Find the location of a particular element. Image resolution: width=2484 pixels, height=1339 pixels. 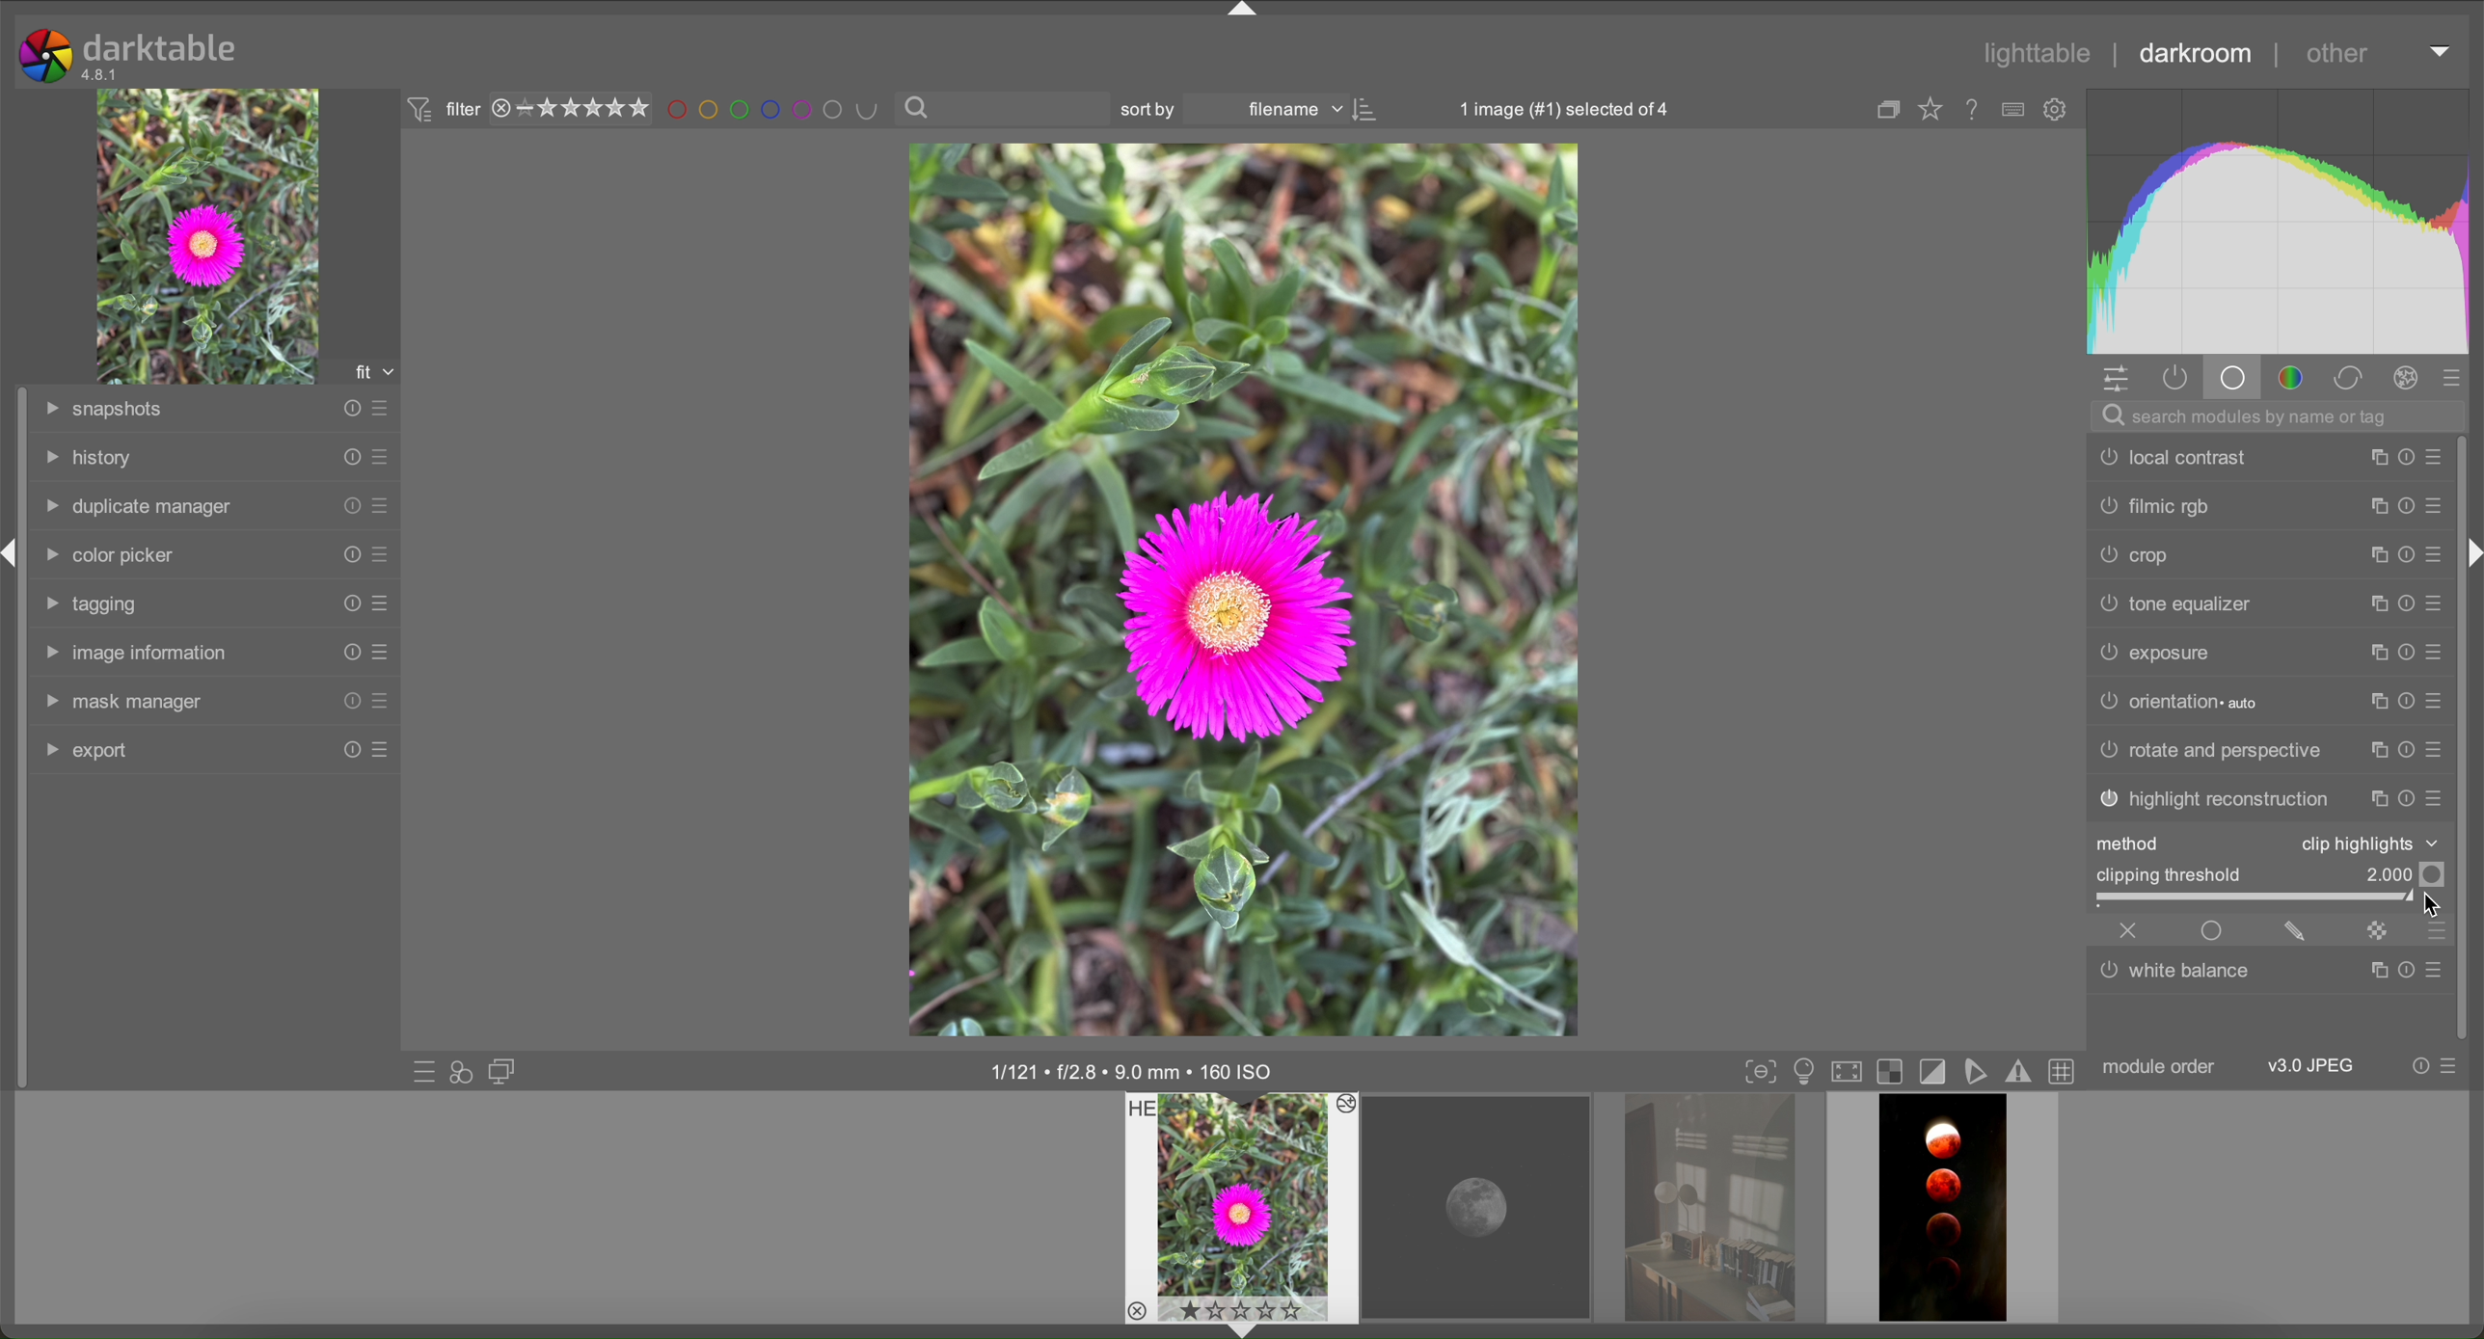

preview is located at coordinates (1243, 1207).